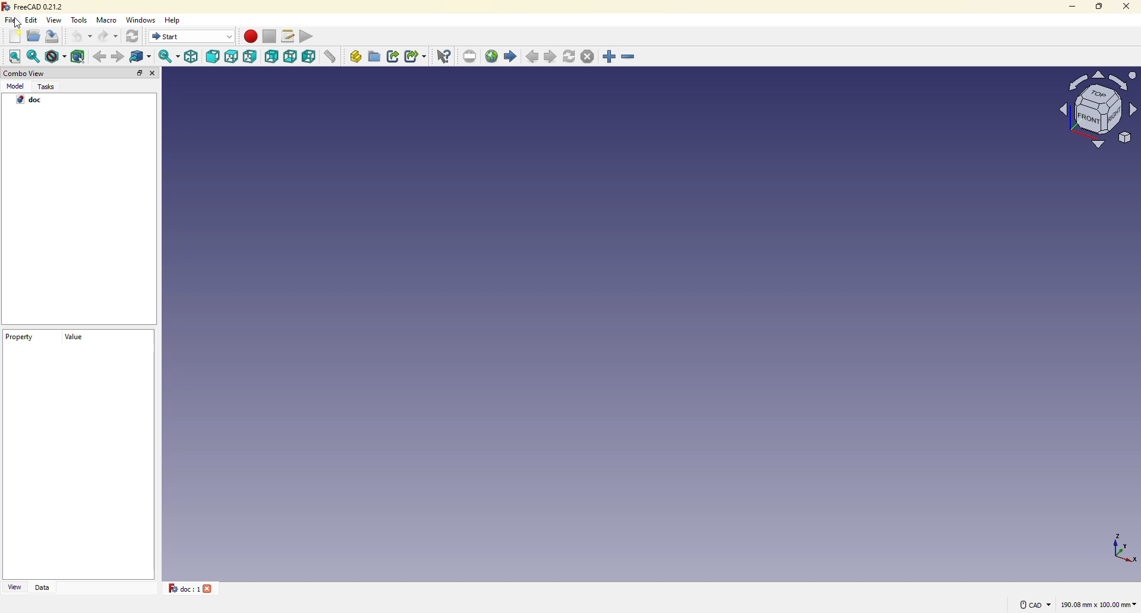 This screenshot has width=1141, height=613. What do you see at coordinates (629, 58) in the screenshot?
I see `zoom out` at bounding box center [629, 58].